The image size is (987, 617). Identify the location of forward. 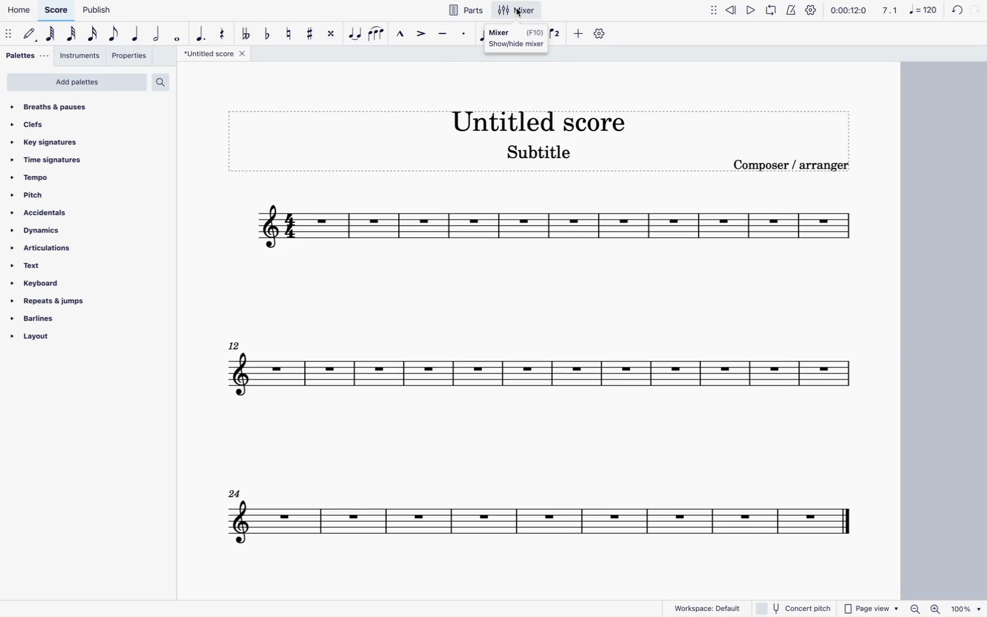
(978, 9).